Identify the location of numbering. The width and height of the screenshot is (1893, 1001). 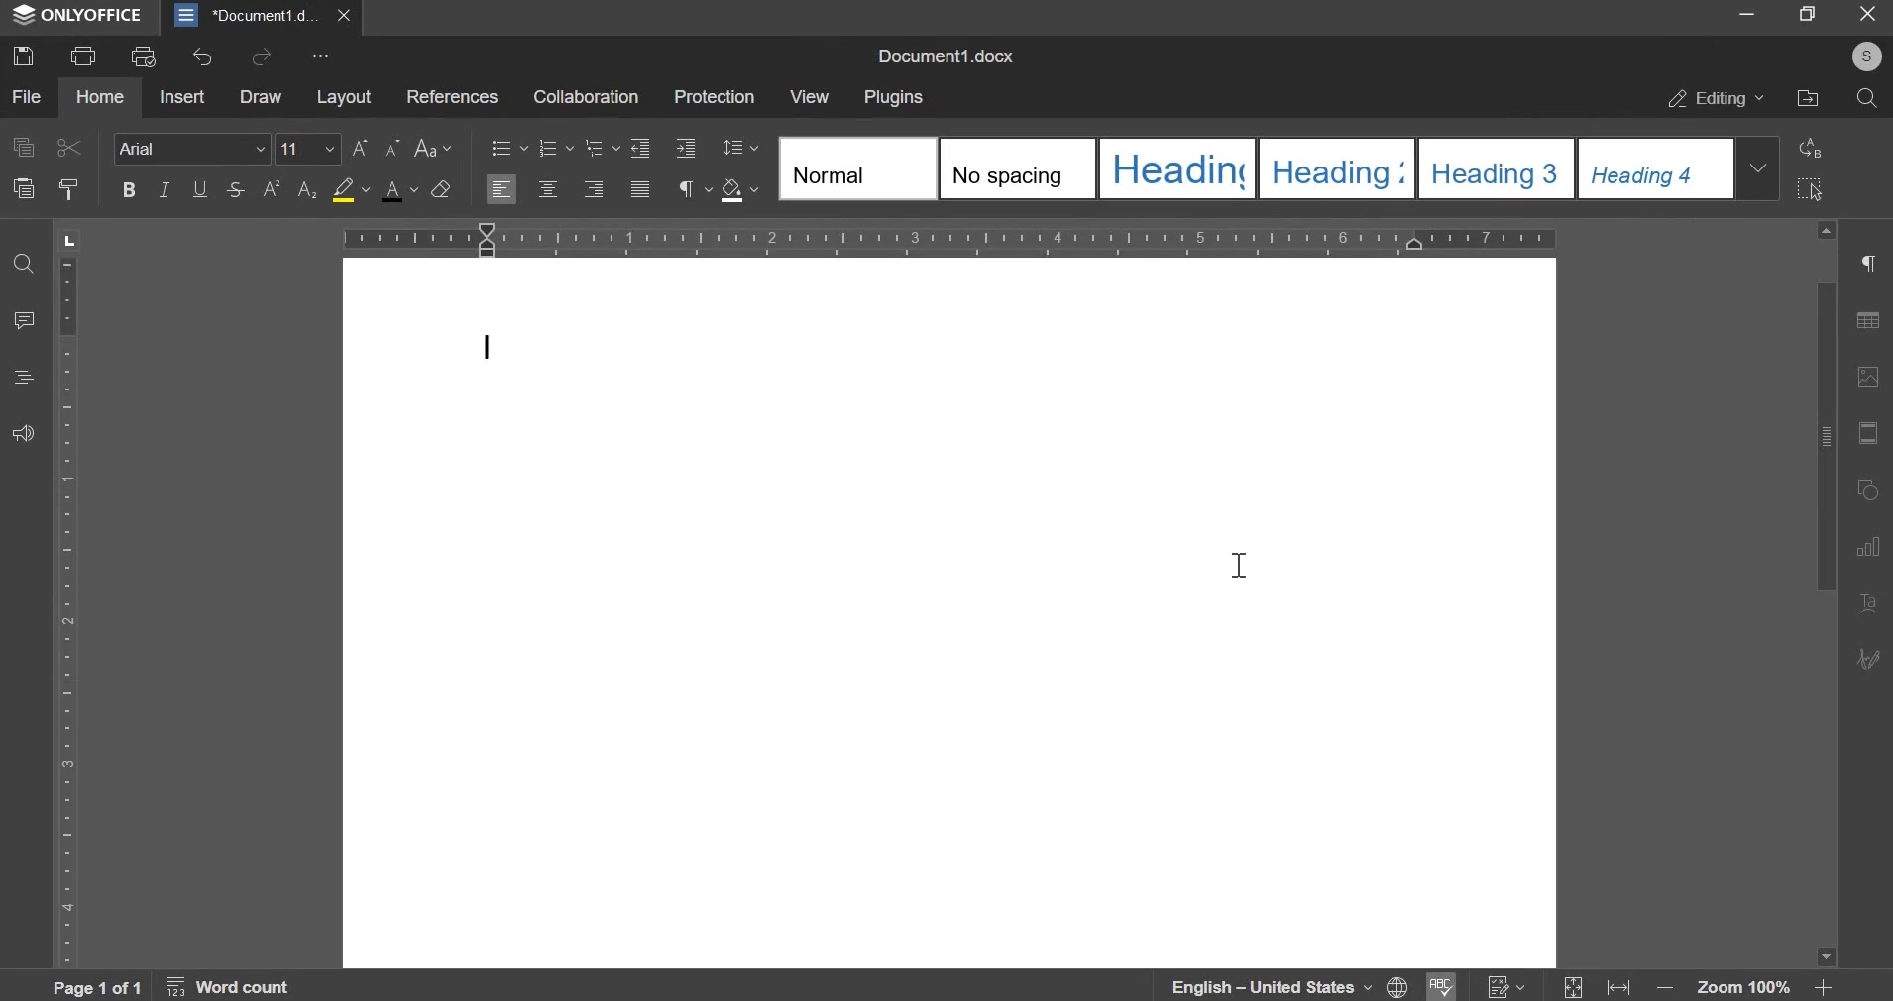
(557, 151).